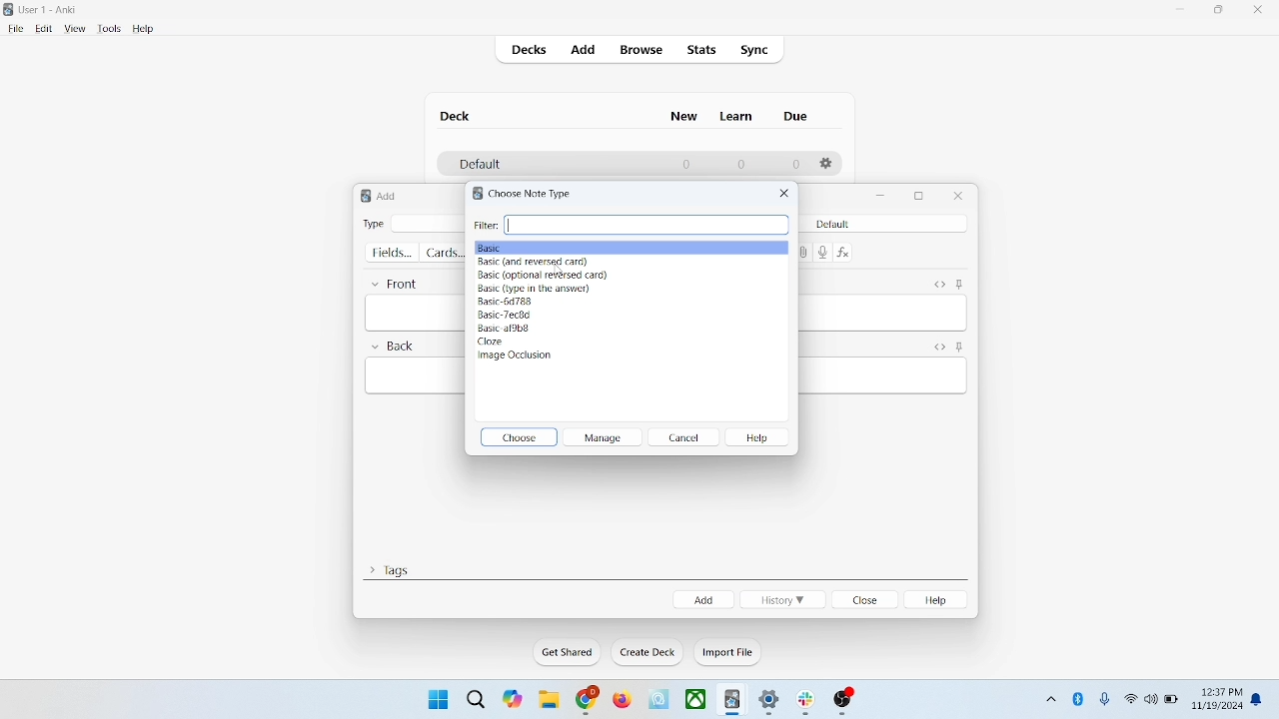 This screenshot has height=719, width=1279. I want to click on sync, so click(755, 51).